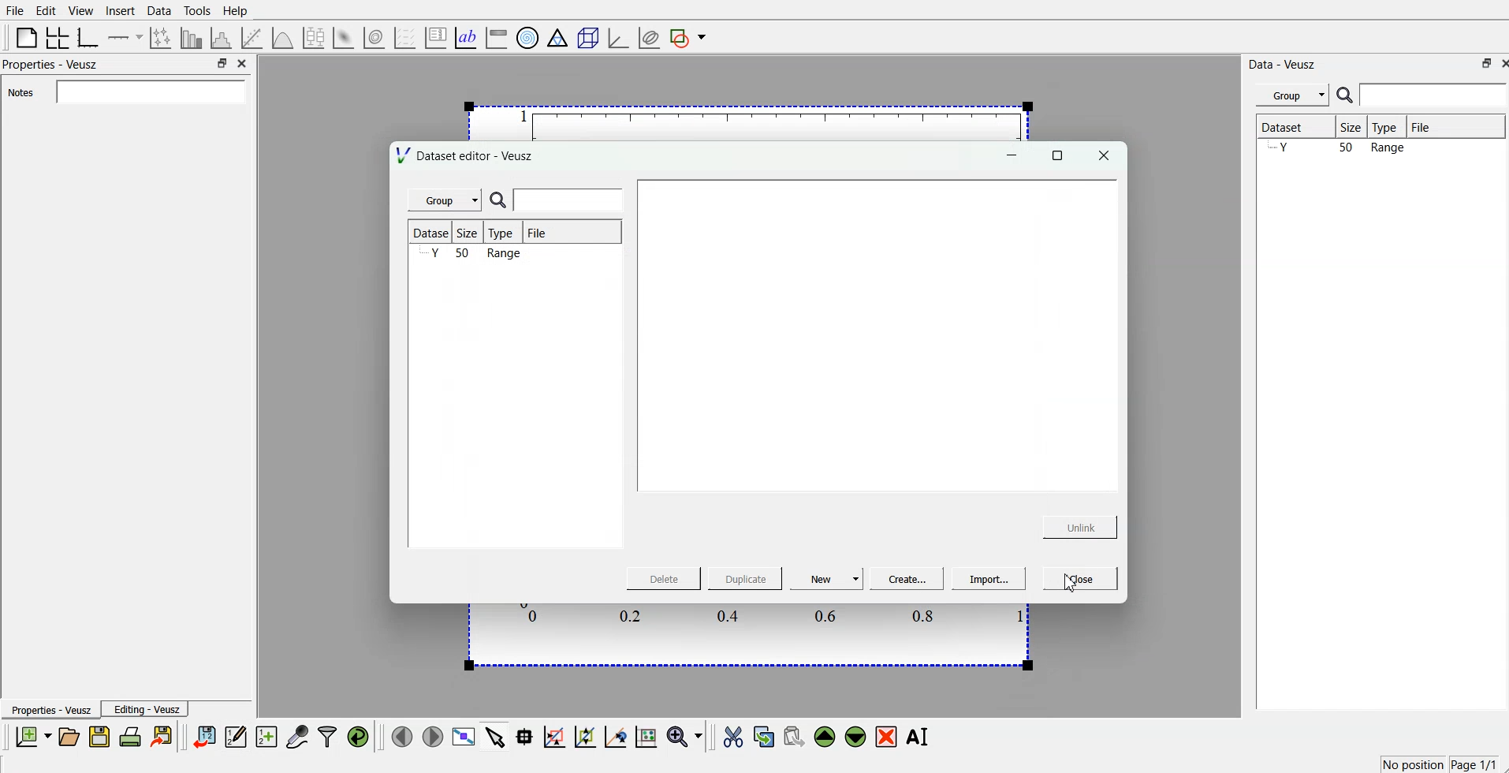 The image size is (1509, 773). Describe the element at coordinates (35, 736) in the screenshot. I see `new document` at that location.